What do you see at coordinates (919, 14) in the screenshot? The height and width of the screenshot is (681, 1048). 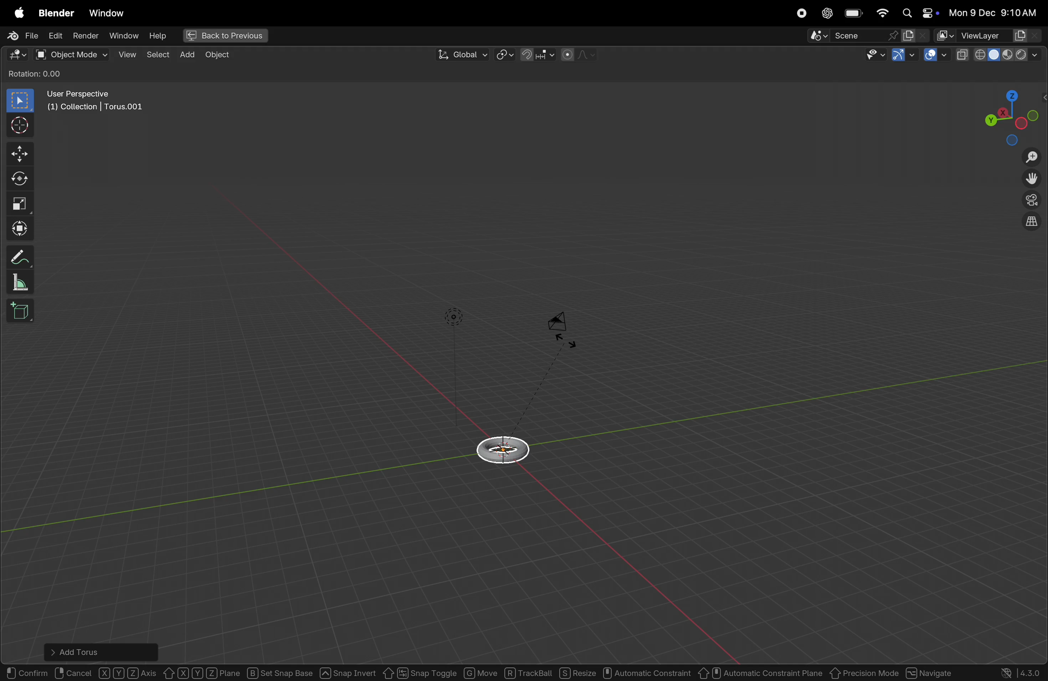 I see `apple widgets` at bounding box center [919, 14].